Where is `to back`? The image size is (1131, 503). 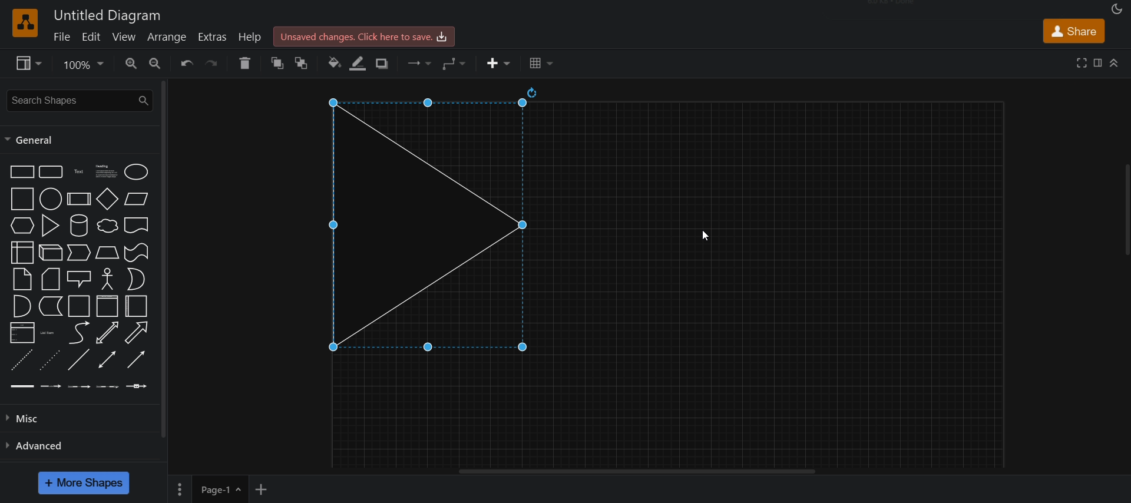
to back is located at coordinates (303, 62).